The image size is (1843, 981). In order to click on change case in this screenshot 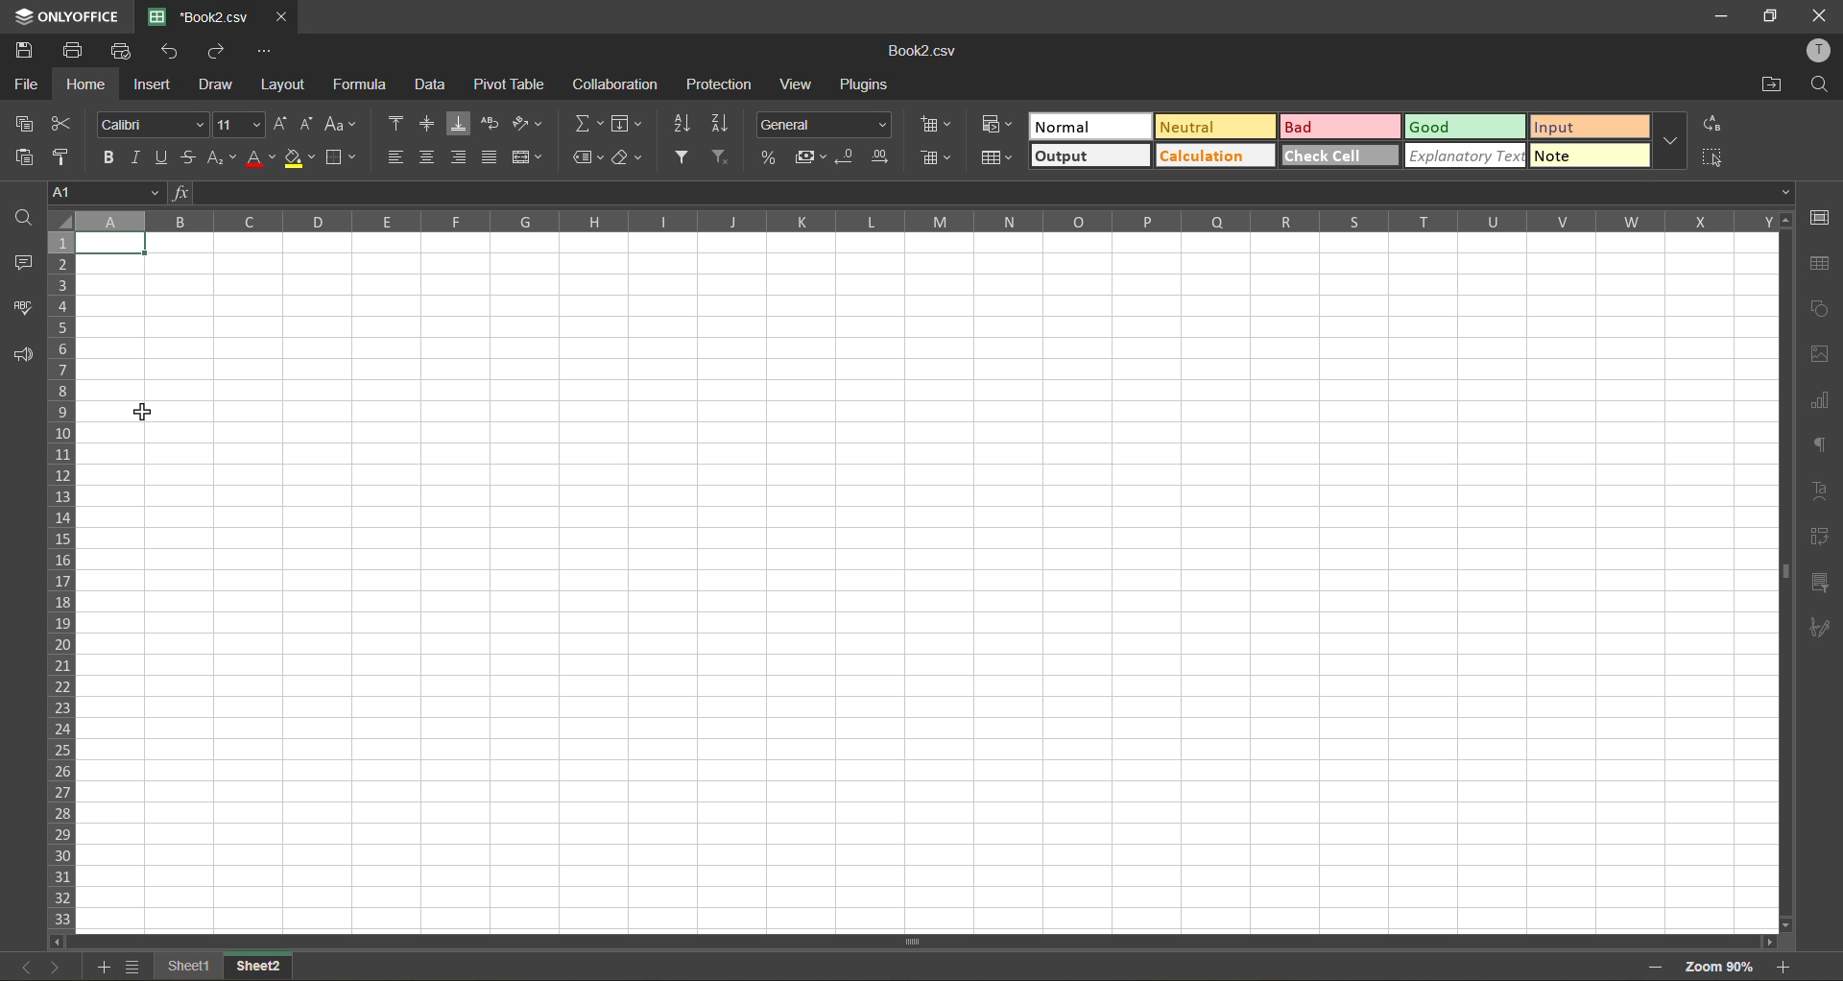, I will do `click(344, 124)`.